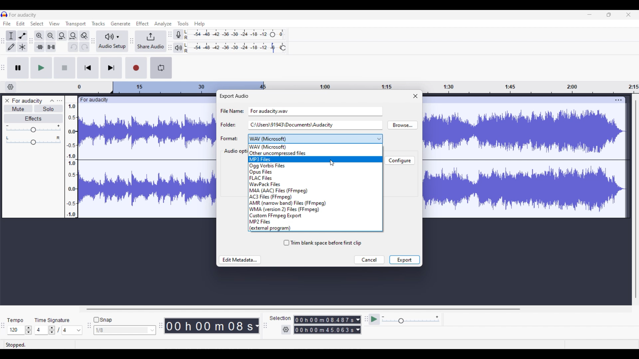  What do you see at coordinates (315, 160) in the screenshot?
I see `MP3 Files, format highlighted by cursor` at bounding box center [315, 160].